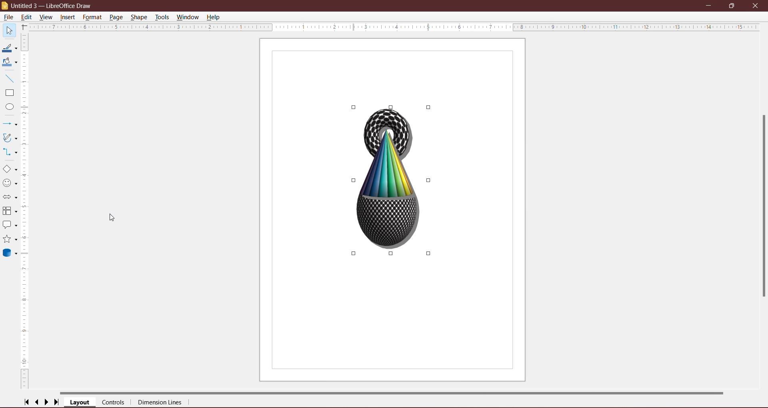 The width and height of the screenshot is (768, 408). What do you see at coordinates (46, 17) in the screenshot?
I see `View` at bounding box center [46, 17].